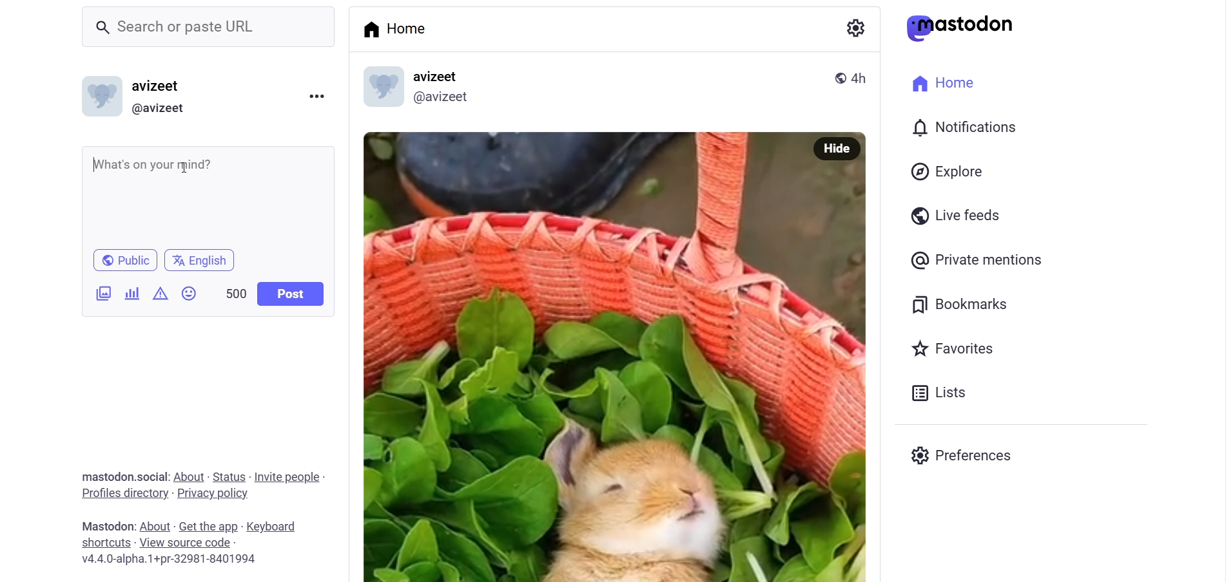 The image size is (1226, 582). Describe the element at coordinates (104, 475) in the screenshot. I see `mastodon` at that location.